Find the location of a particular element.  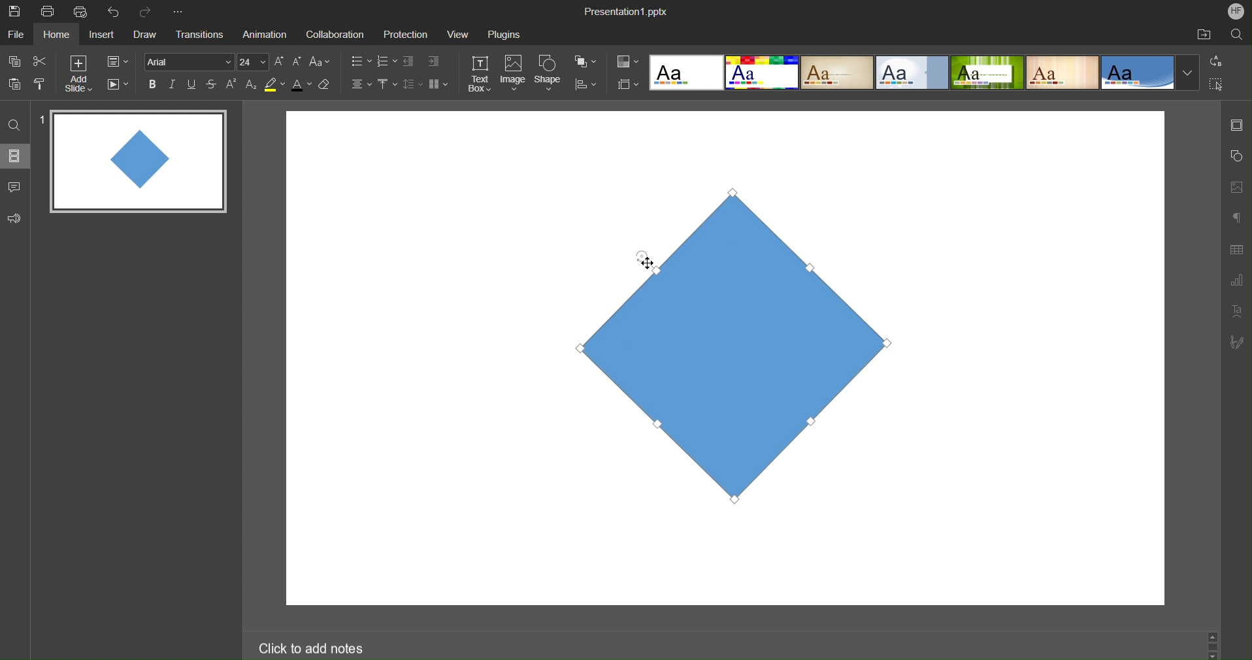

Click to add notes is located at coordinates (312, 648).